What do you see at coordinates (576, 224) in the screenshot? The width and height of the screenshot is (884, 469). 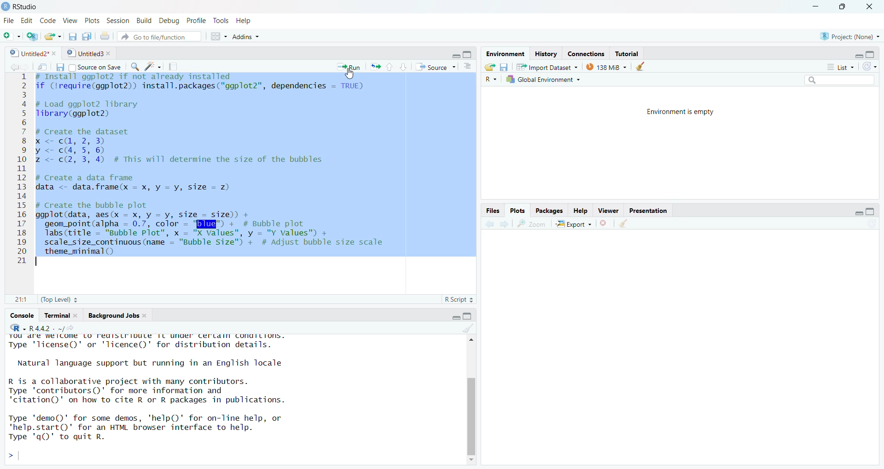 I see `~& Export +` at bounding box center [576, 224].